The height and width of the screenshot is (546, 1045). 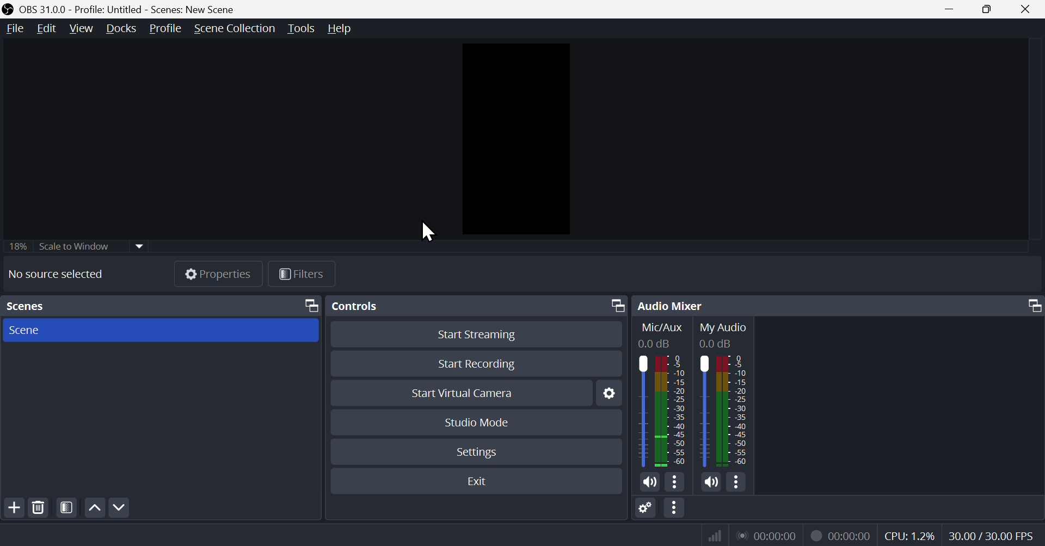 What do you see at coordinates (994, 536) in the screenshot?
I see `30.00/30.00 FPS` at bounding box center [994, 536].